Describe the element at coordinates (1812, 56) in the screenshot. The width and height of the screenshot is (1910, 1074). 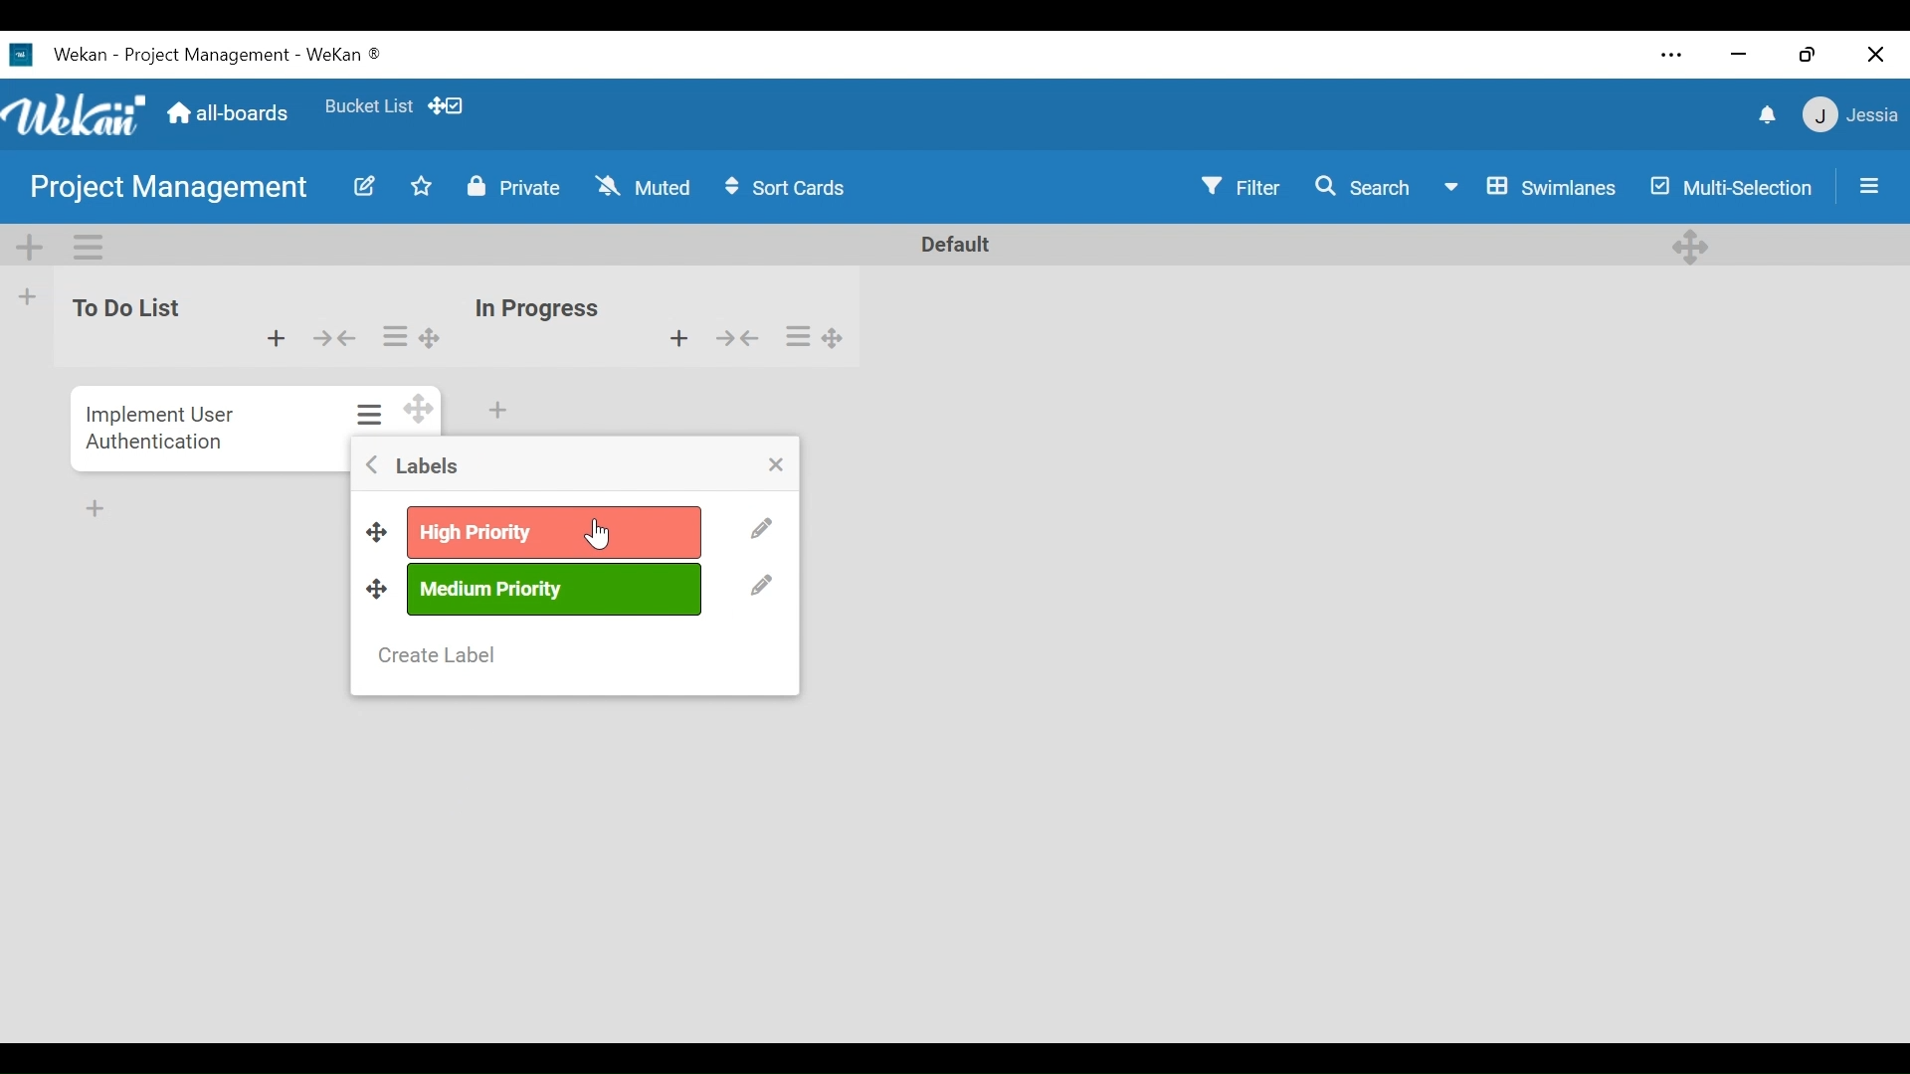
I see `restore` at that location.